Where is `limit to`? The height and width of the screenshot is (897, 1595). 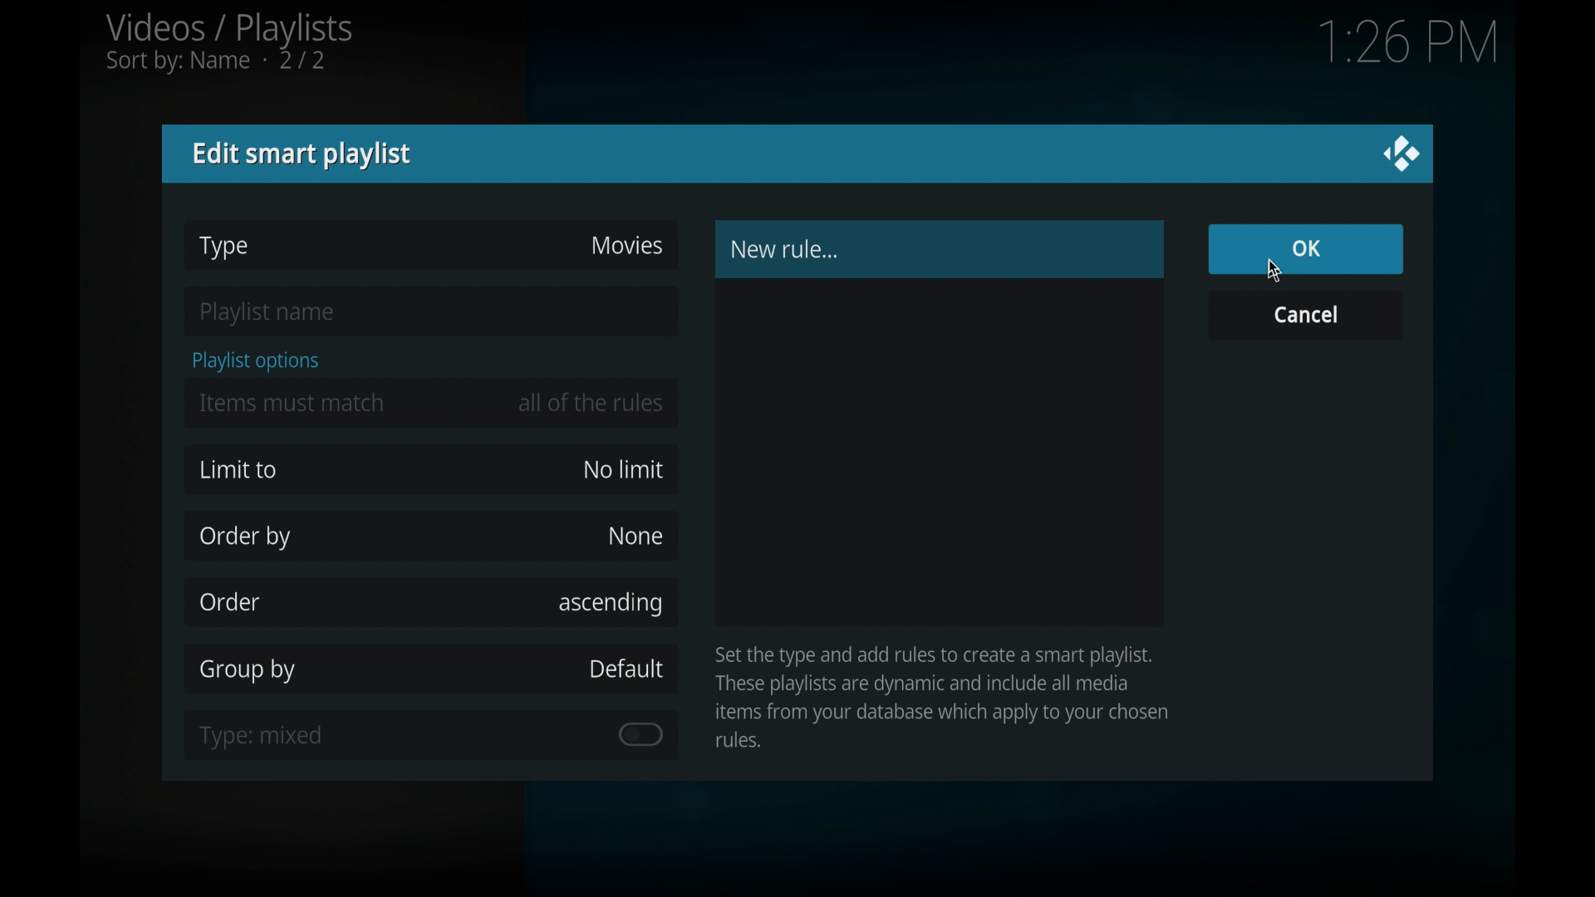 limit to is located at coordinates (239, 470).